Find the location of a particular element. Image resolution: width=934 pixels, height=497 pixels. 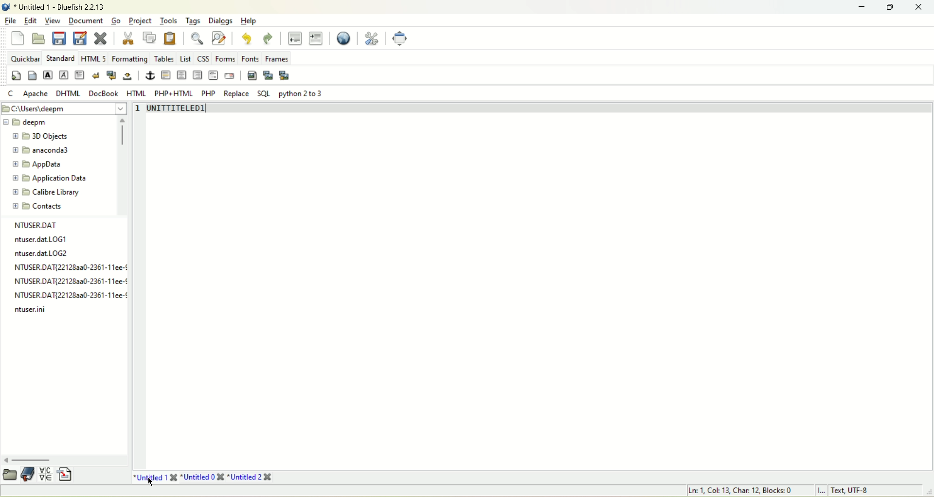

break is located at coordinates (96, 74).